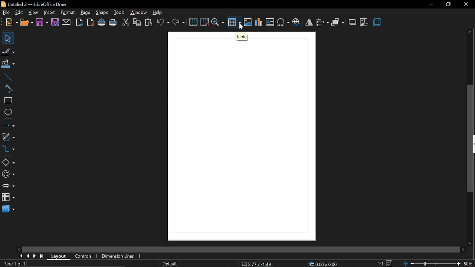 The image size is (475, 267). Describe the element at coordinates (26, 23) in the screenshot. I see `open` at that location.